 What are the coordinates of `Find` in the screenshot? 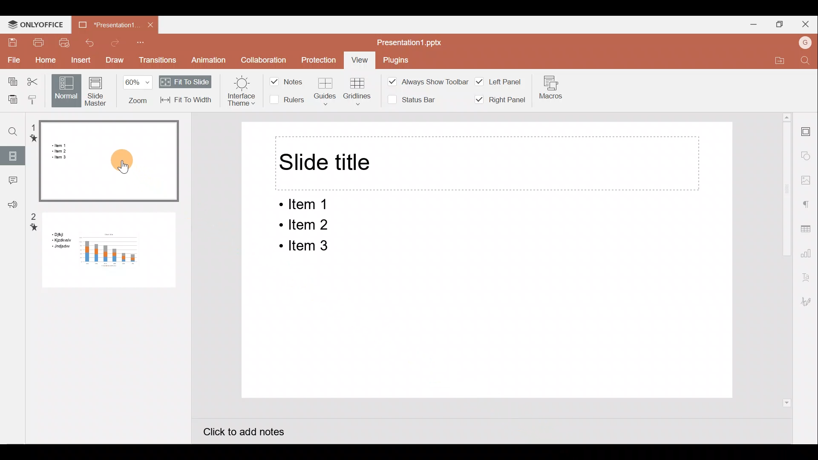 It's located at (10, 128).